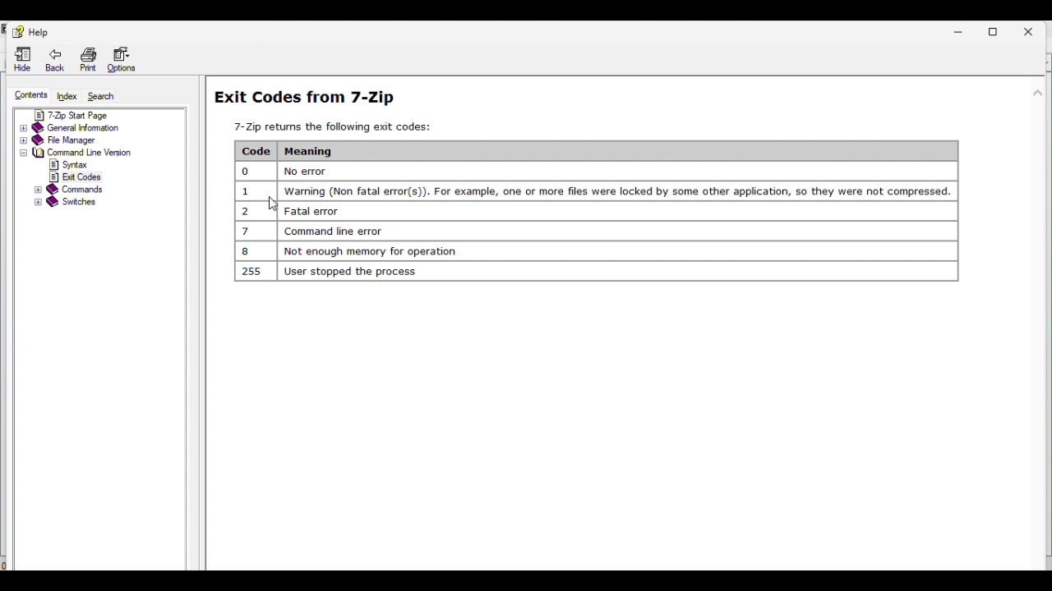 Image resolution: width=1052 pixels, height=591 pixels. I want to click on Help, so click(30, 30).